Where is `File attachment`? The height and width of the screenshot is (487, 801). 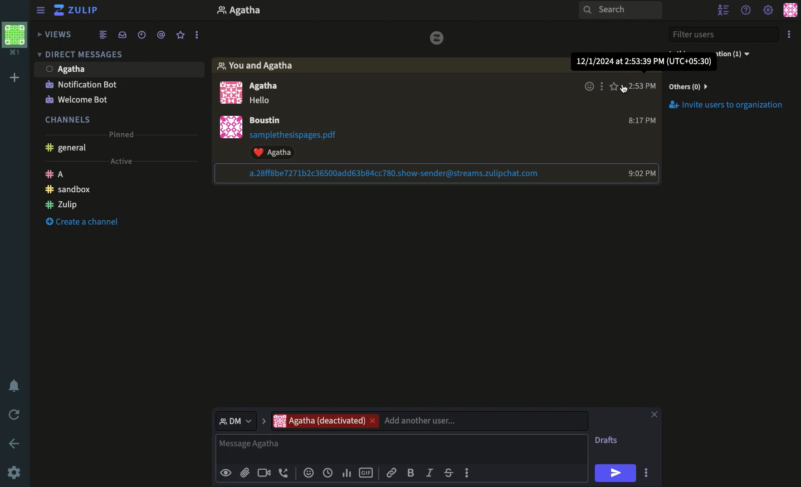
File attachment is located at coordinates (245, 471).